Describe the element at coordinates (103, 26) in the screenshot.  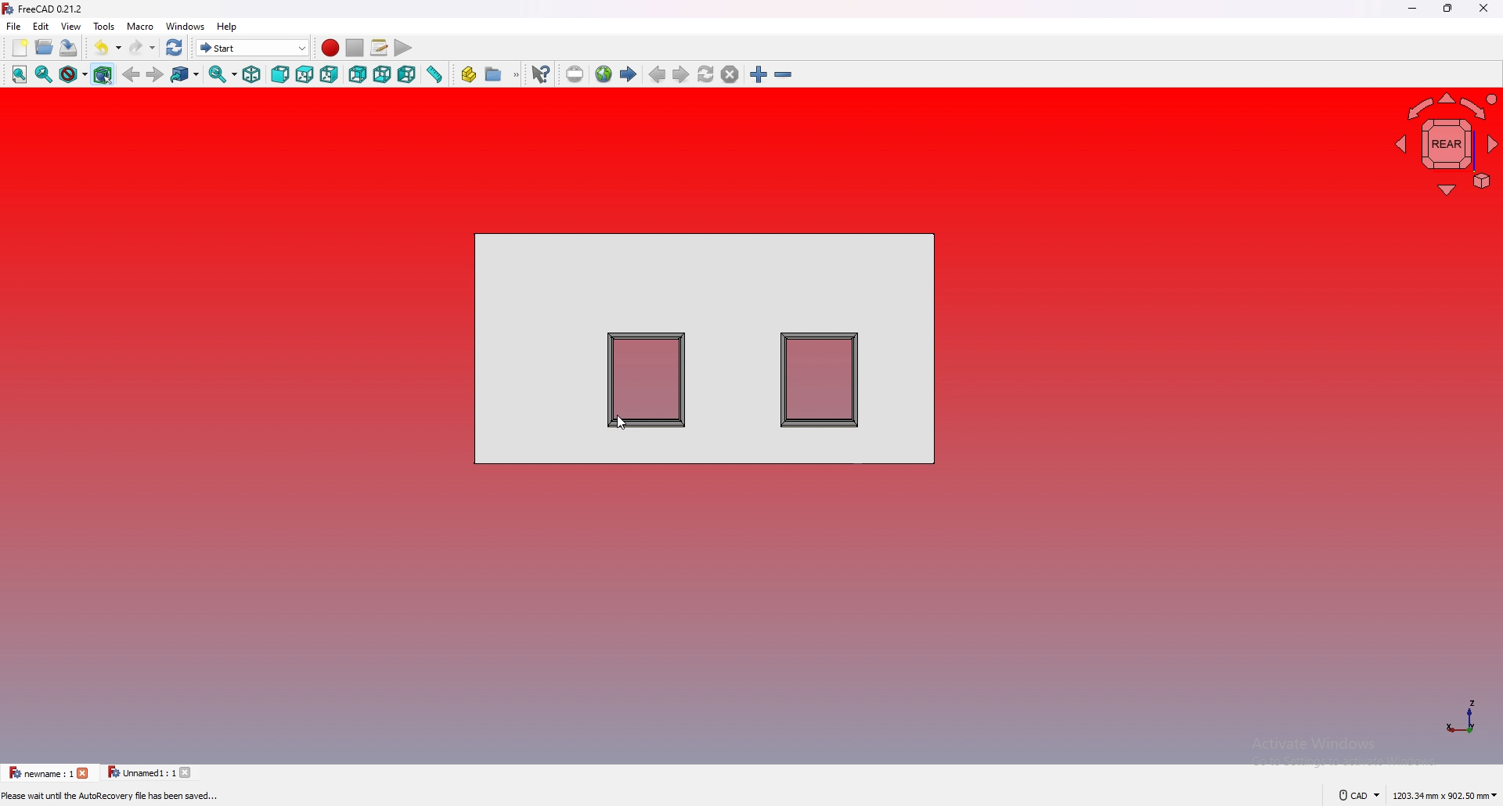
I see `tools` at that location.